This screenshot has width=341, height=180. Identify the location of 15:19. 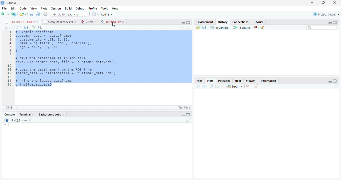
(10, 107).